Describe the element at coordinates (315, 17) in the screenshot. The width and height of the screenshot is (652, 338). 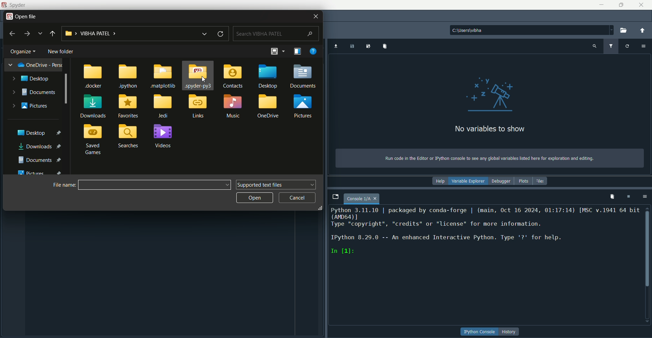
I see `close` at that location.